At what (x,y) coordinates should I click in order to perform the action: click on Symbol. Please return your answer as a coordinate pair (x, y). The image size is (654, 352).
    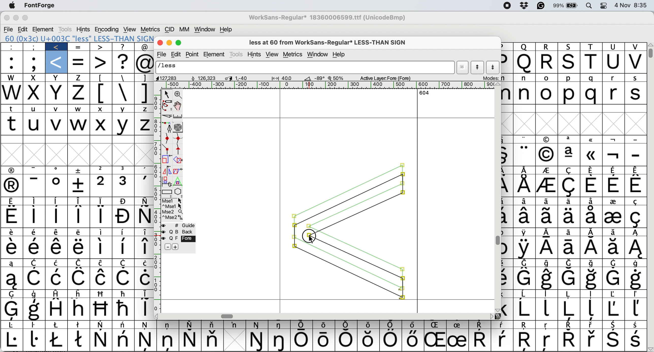
    Looking at the image, I should click on (102, 293).